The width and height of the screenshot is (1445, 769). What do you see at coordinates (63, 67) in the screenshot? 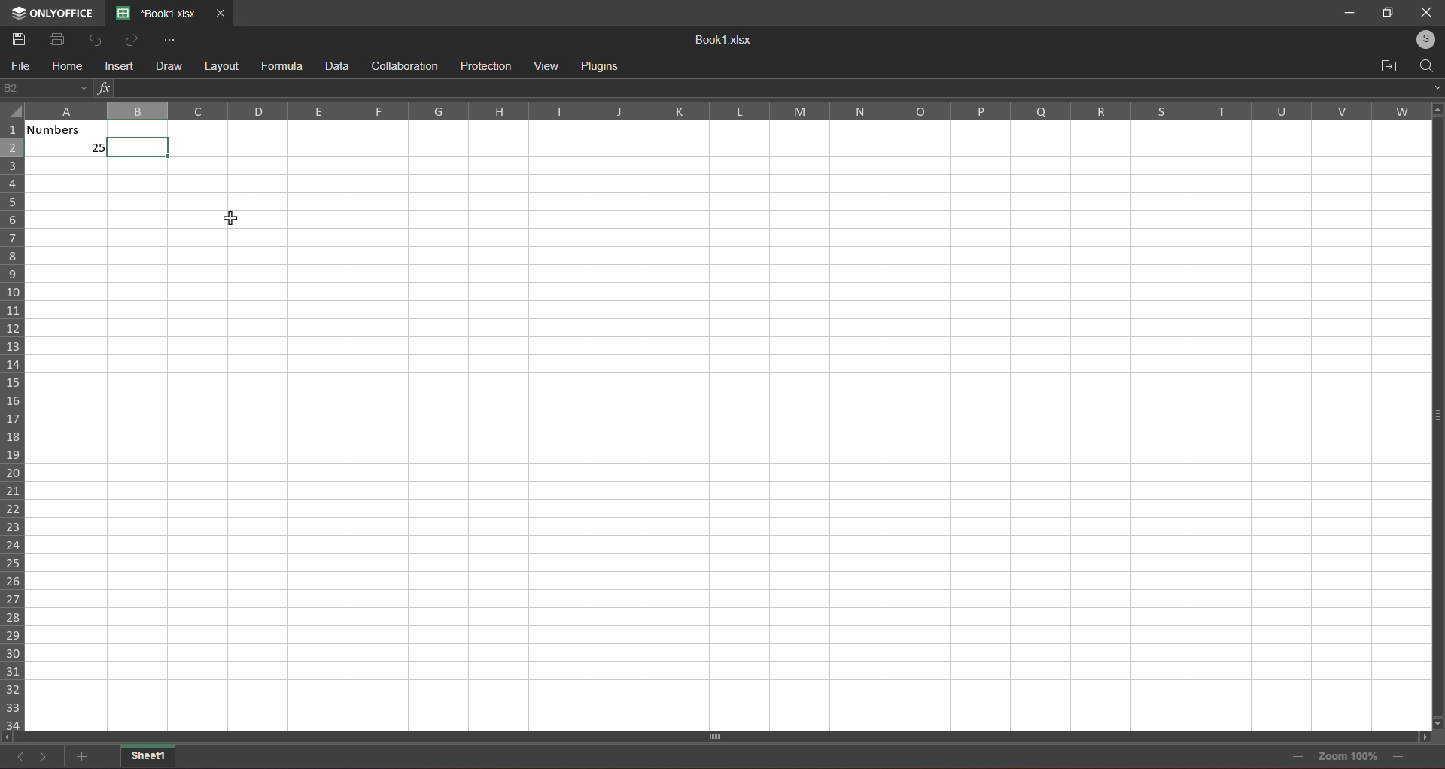
I see `home` at bounding box center [63, 67].